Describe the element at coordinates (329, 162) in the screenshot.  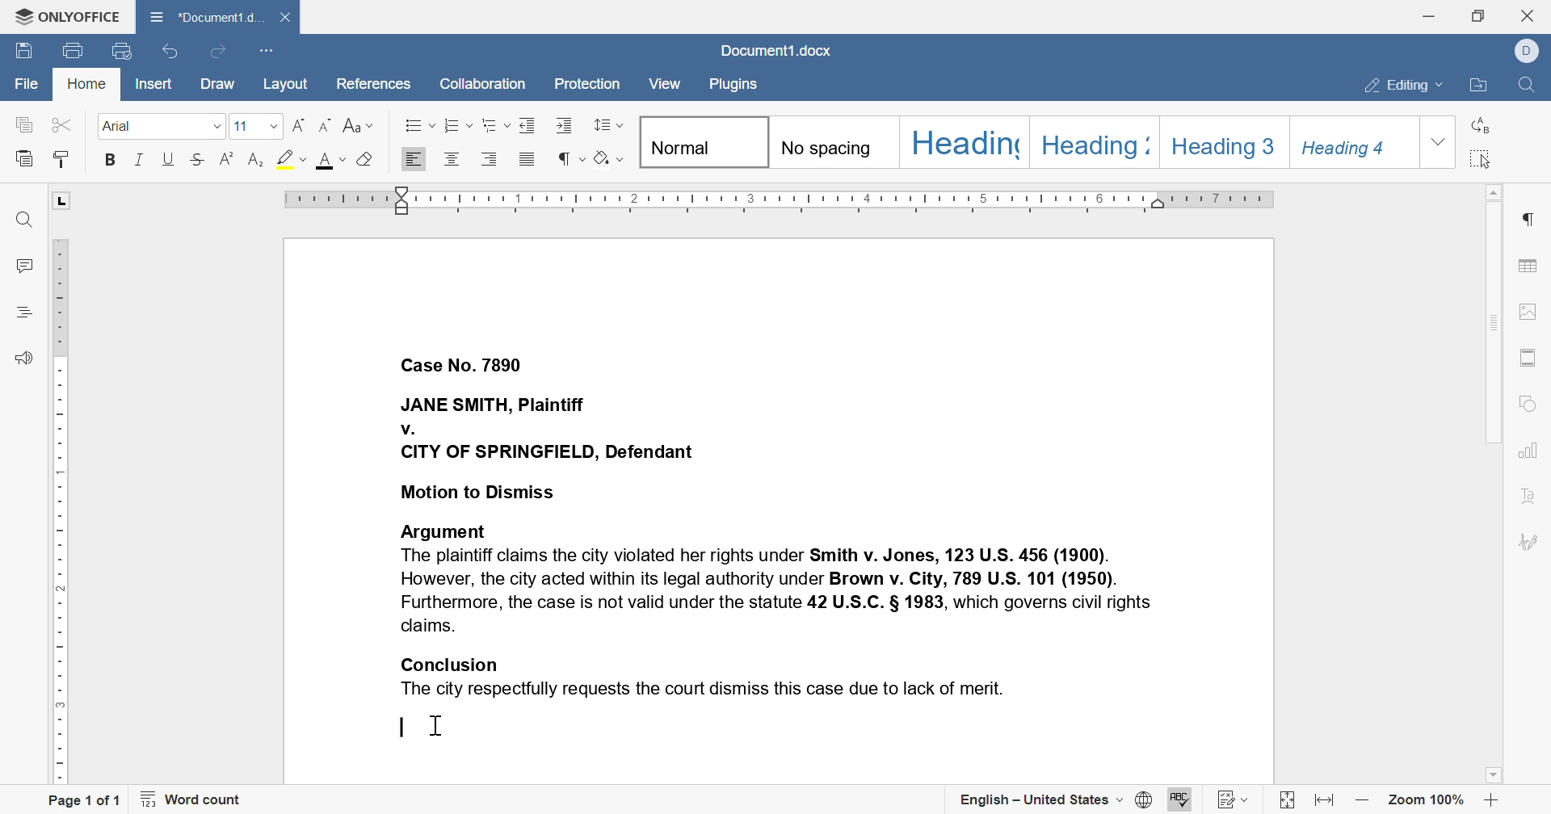
I see `font` at that location.